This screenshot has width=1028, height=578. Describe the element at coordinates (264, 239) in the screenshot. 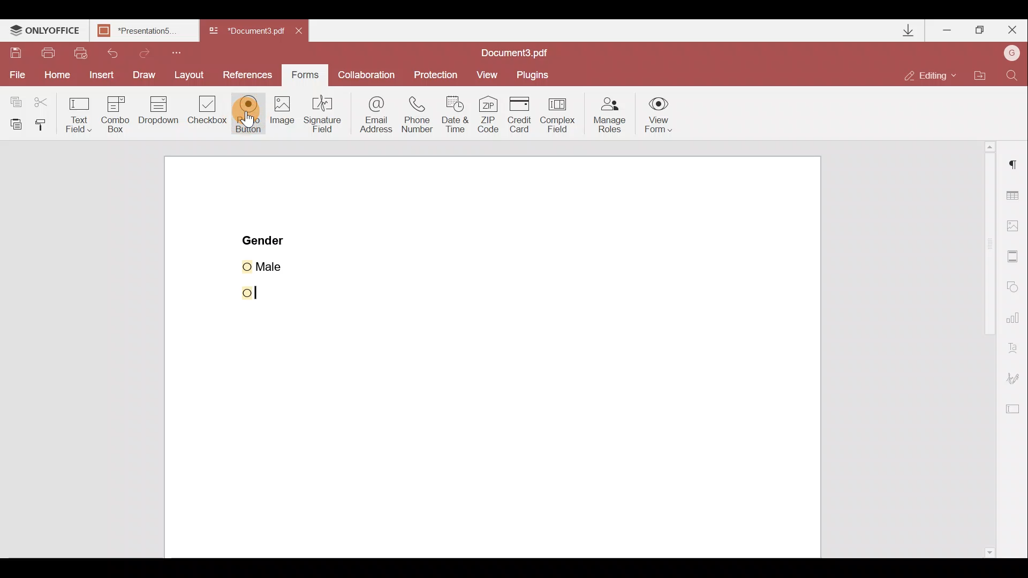

I see `Gender` at that location.